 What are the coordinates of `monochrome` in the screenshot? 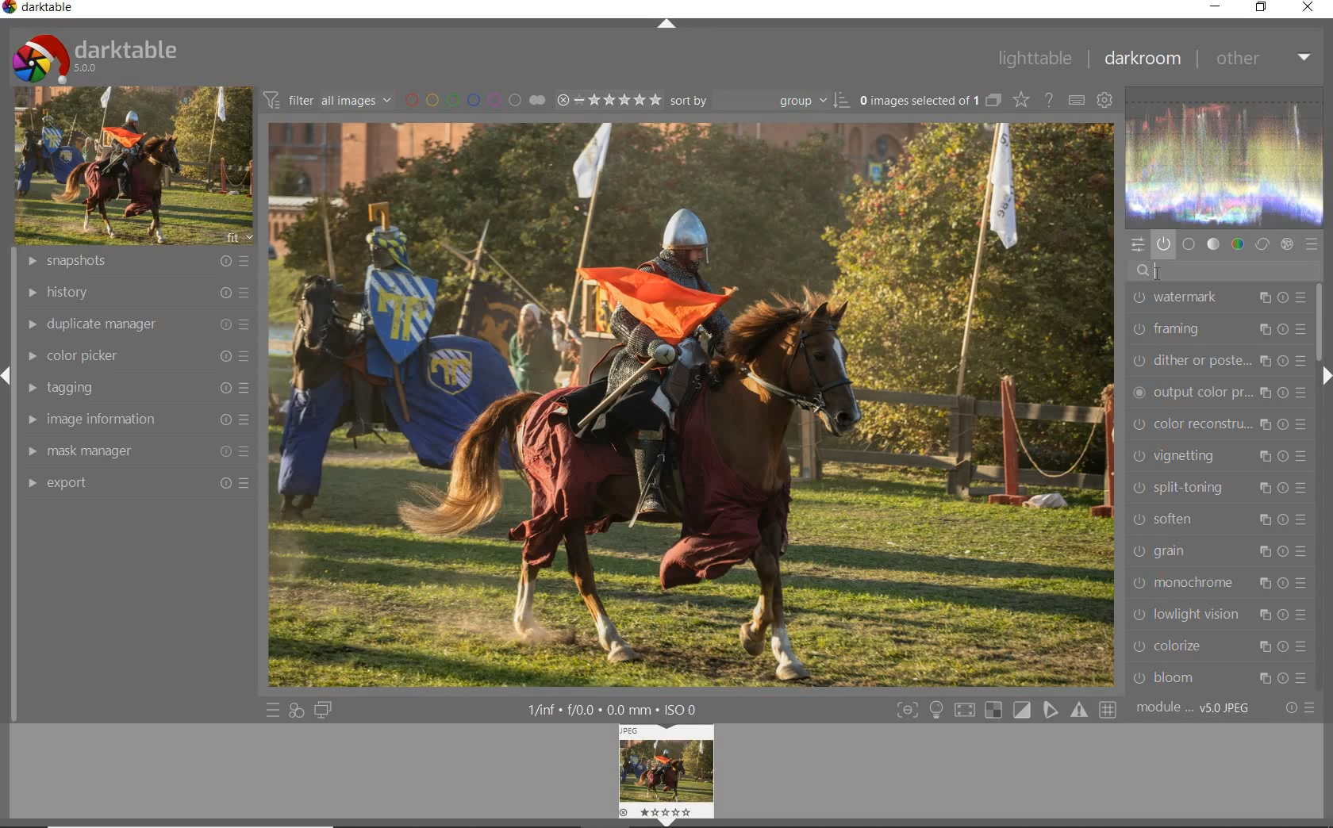 It's located at (1216, 585).